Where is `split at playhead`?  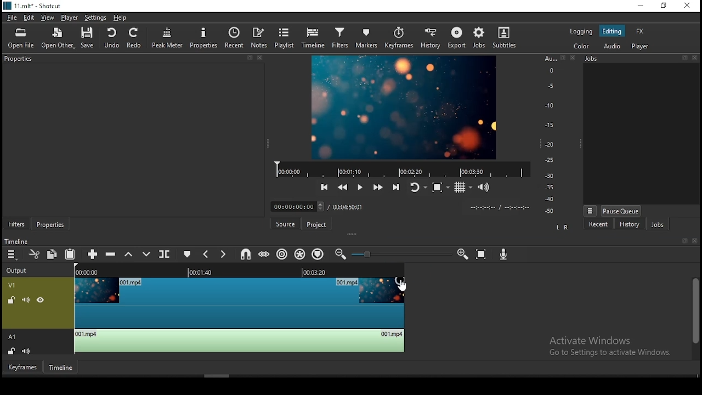
split at playhead is located at coordinates (166, 253).